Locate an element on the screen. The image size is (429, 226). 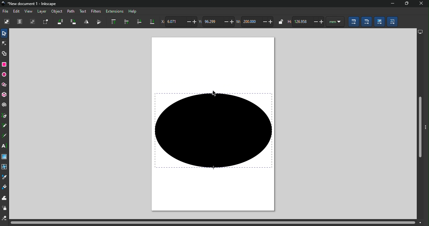
Gradient is located at coordinates (4, 157).